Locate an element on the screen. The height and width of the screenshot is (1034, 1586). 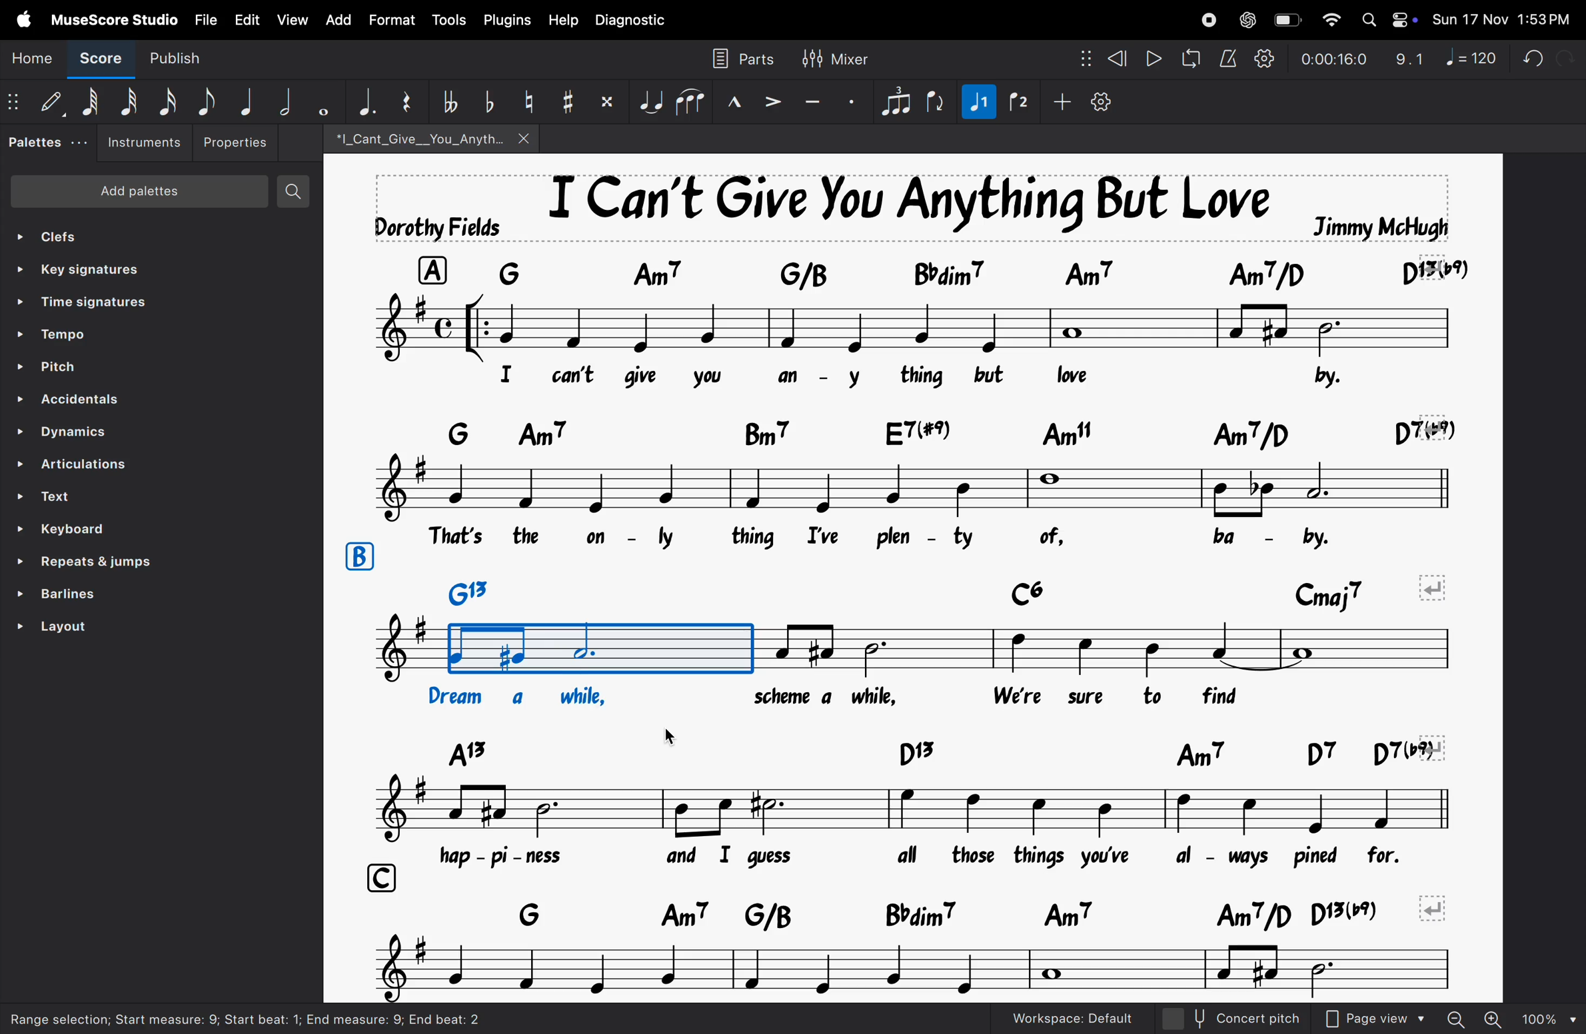
Text  is located at coordinates (61, 494).